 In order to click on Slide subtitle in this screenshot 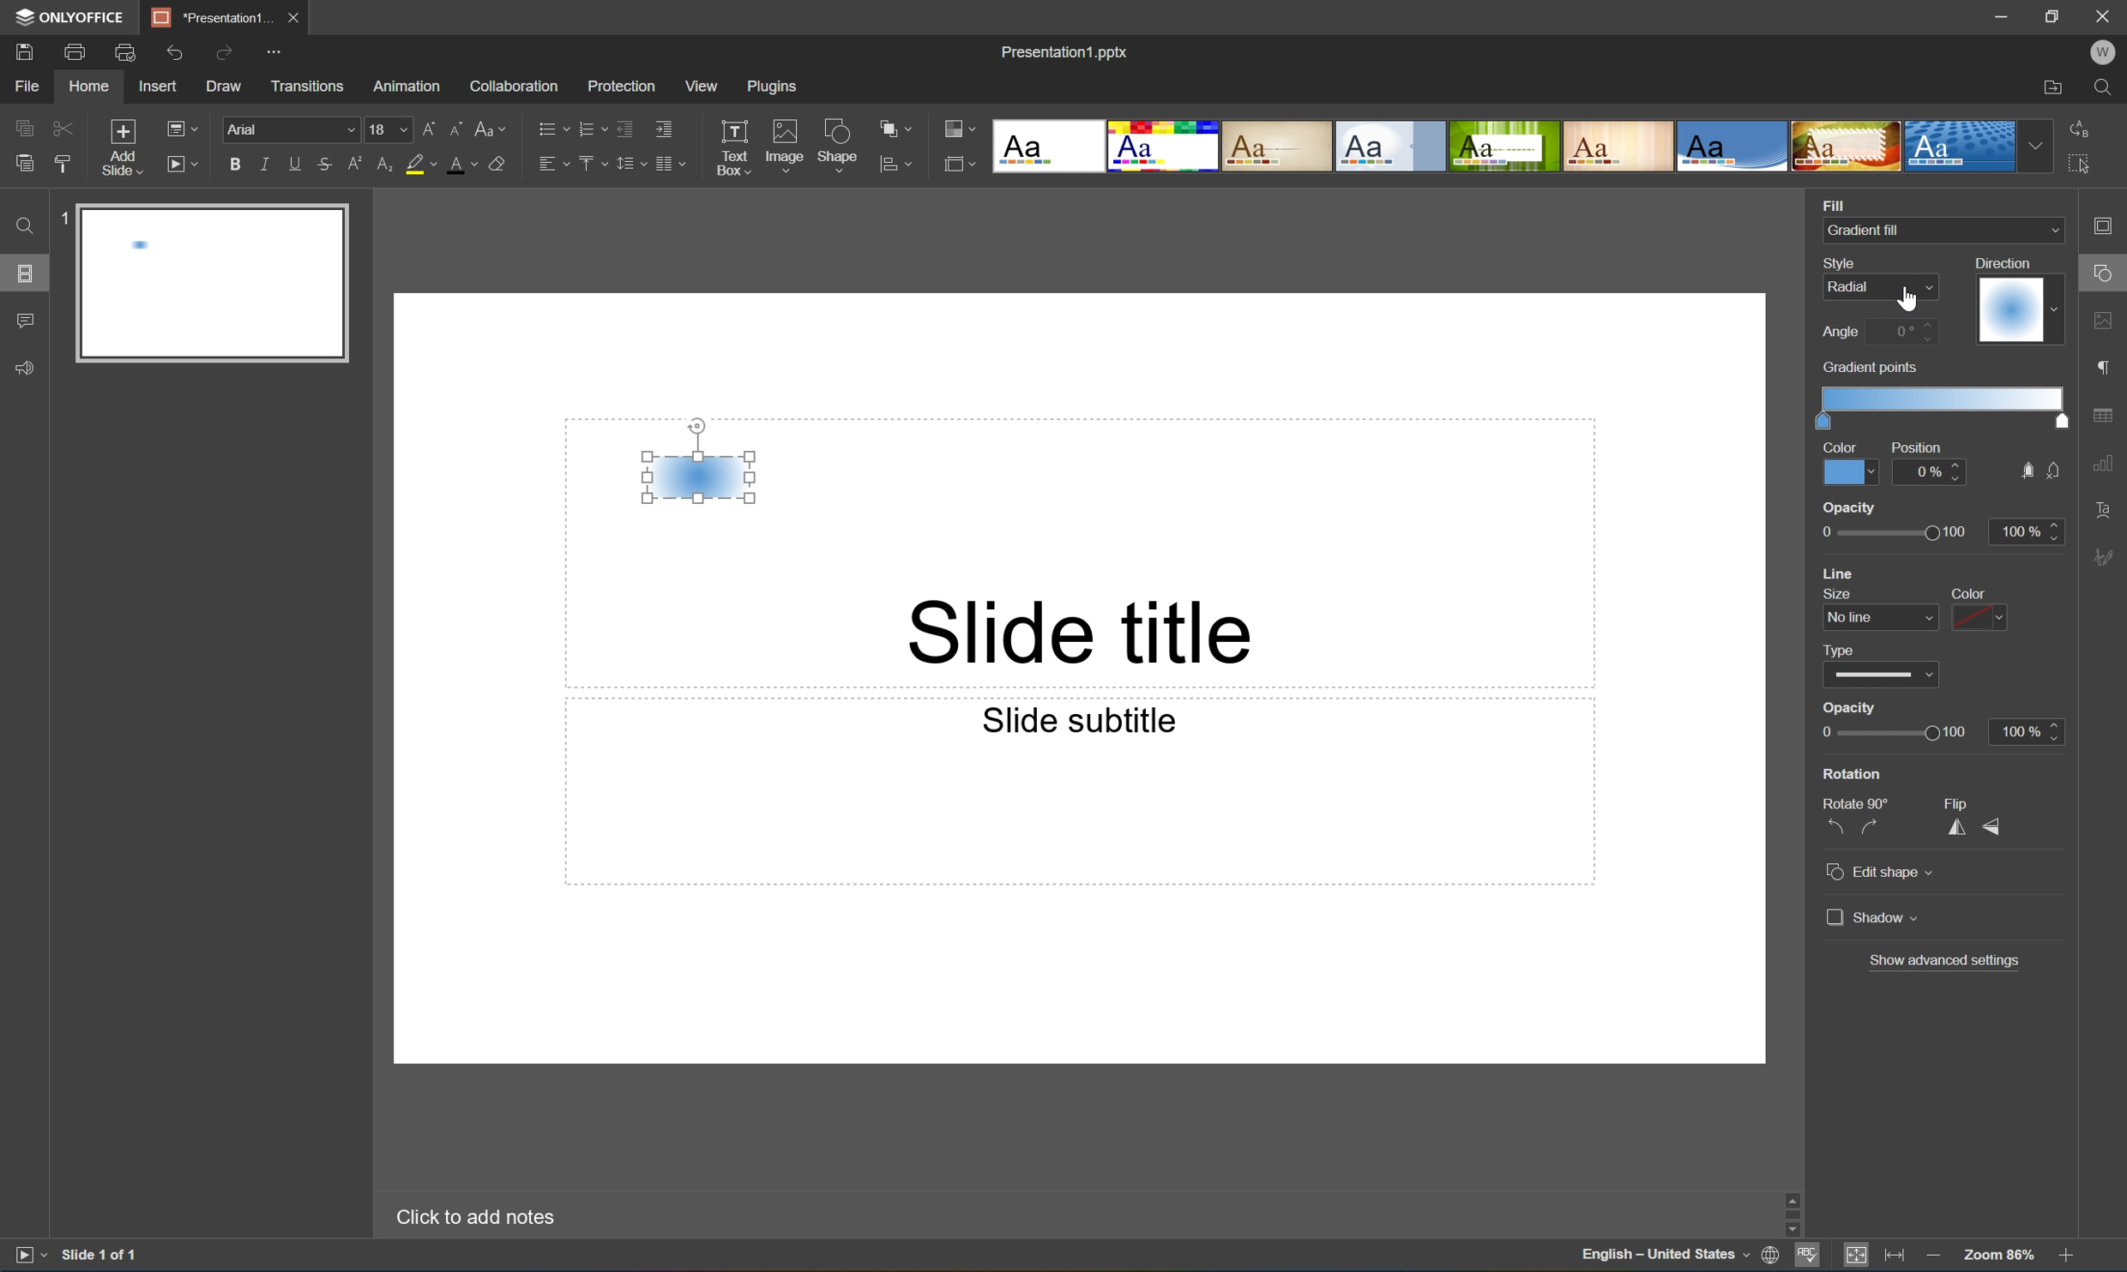, I will do `click(1075, 718)`.